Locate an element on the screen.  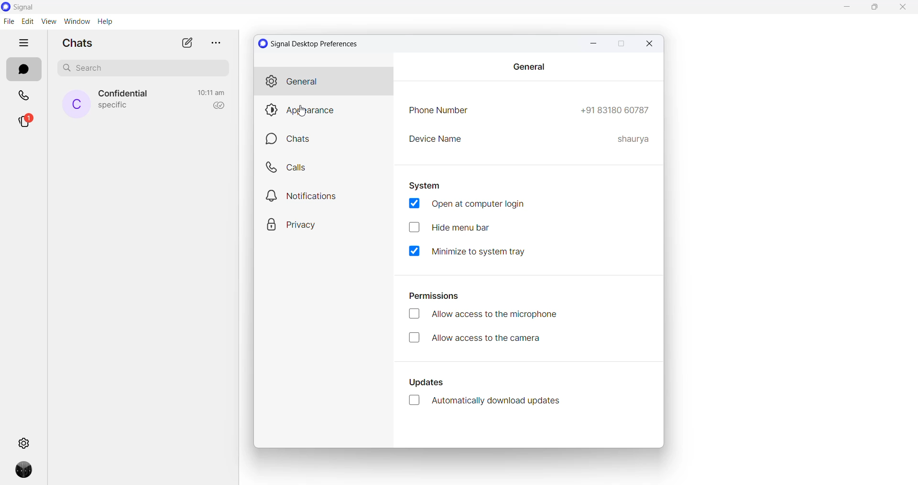
updates is located at coordinates (431, 385).